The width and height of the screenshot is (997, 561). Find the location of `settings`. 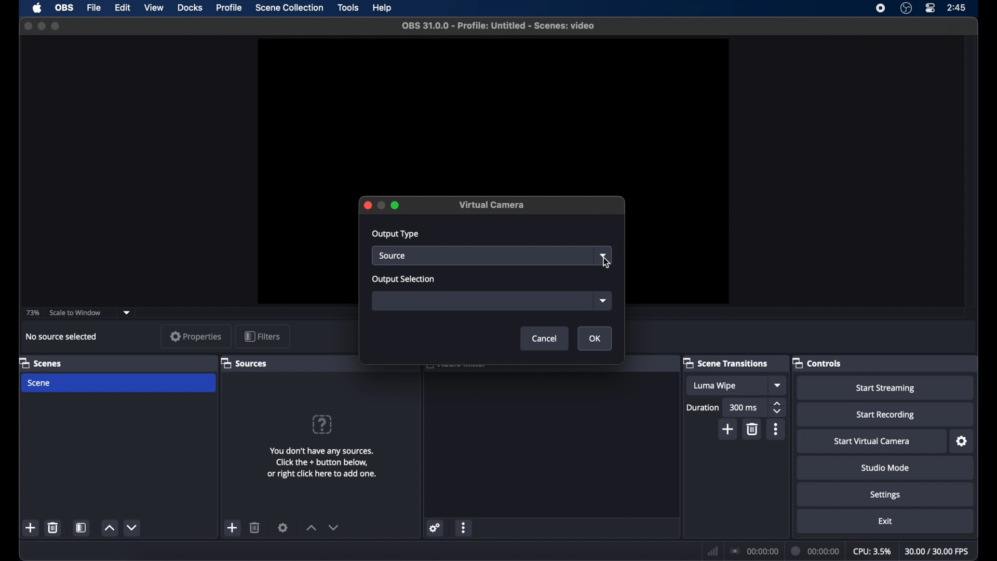

settings is located at coordinates (885, 495).